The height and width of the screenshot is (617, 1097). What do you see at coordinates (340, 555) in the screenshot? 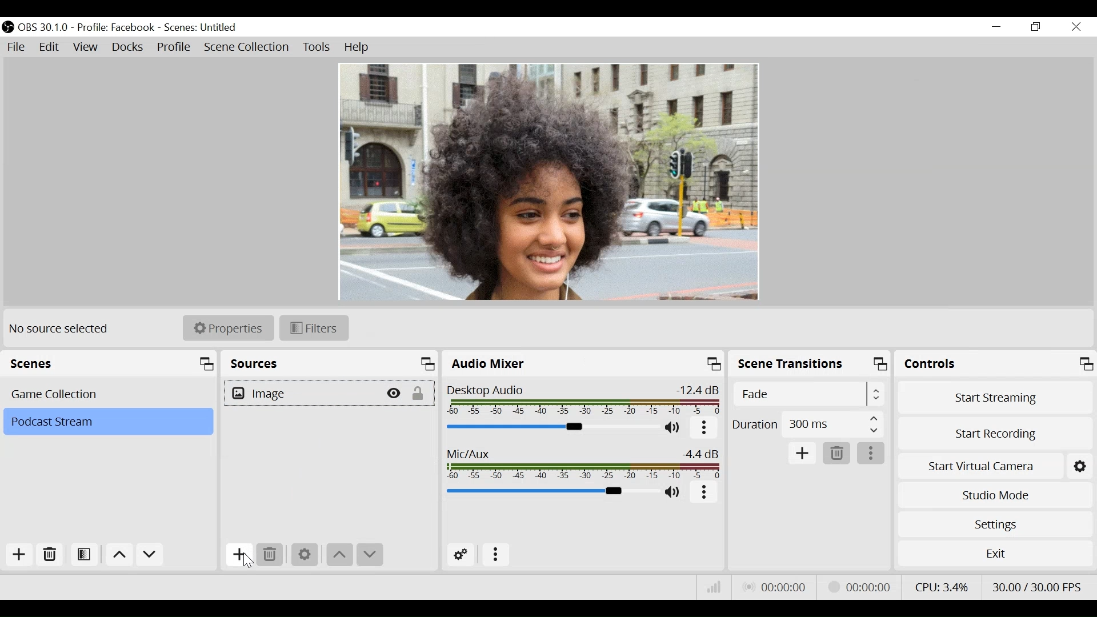
I see `Move up` at bounding box center [340, 555].